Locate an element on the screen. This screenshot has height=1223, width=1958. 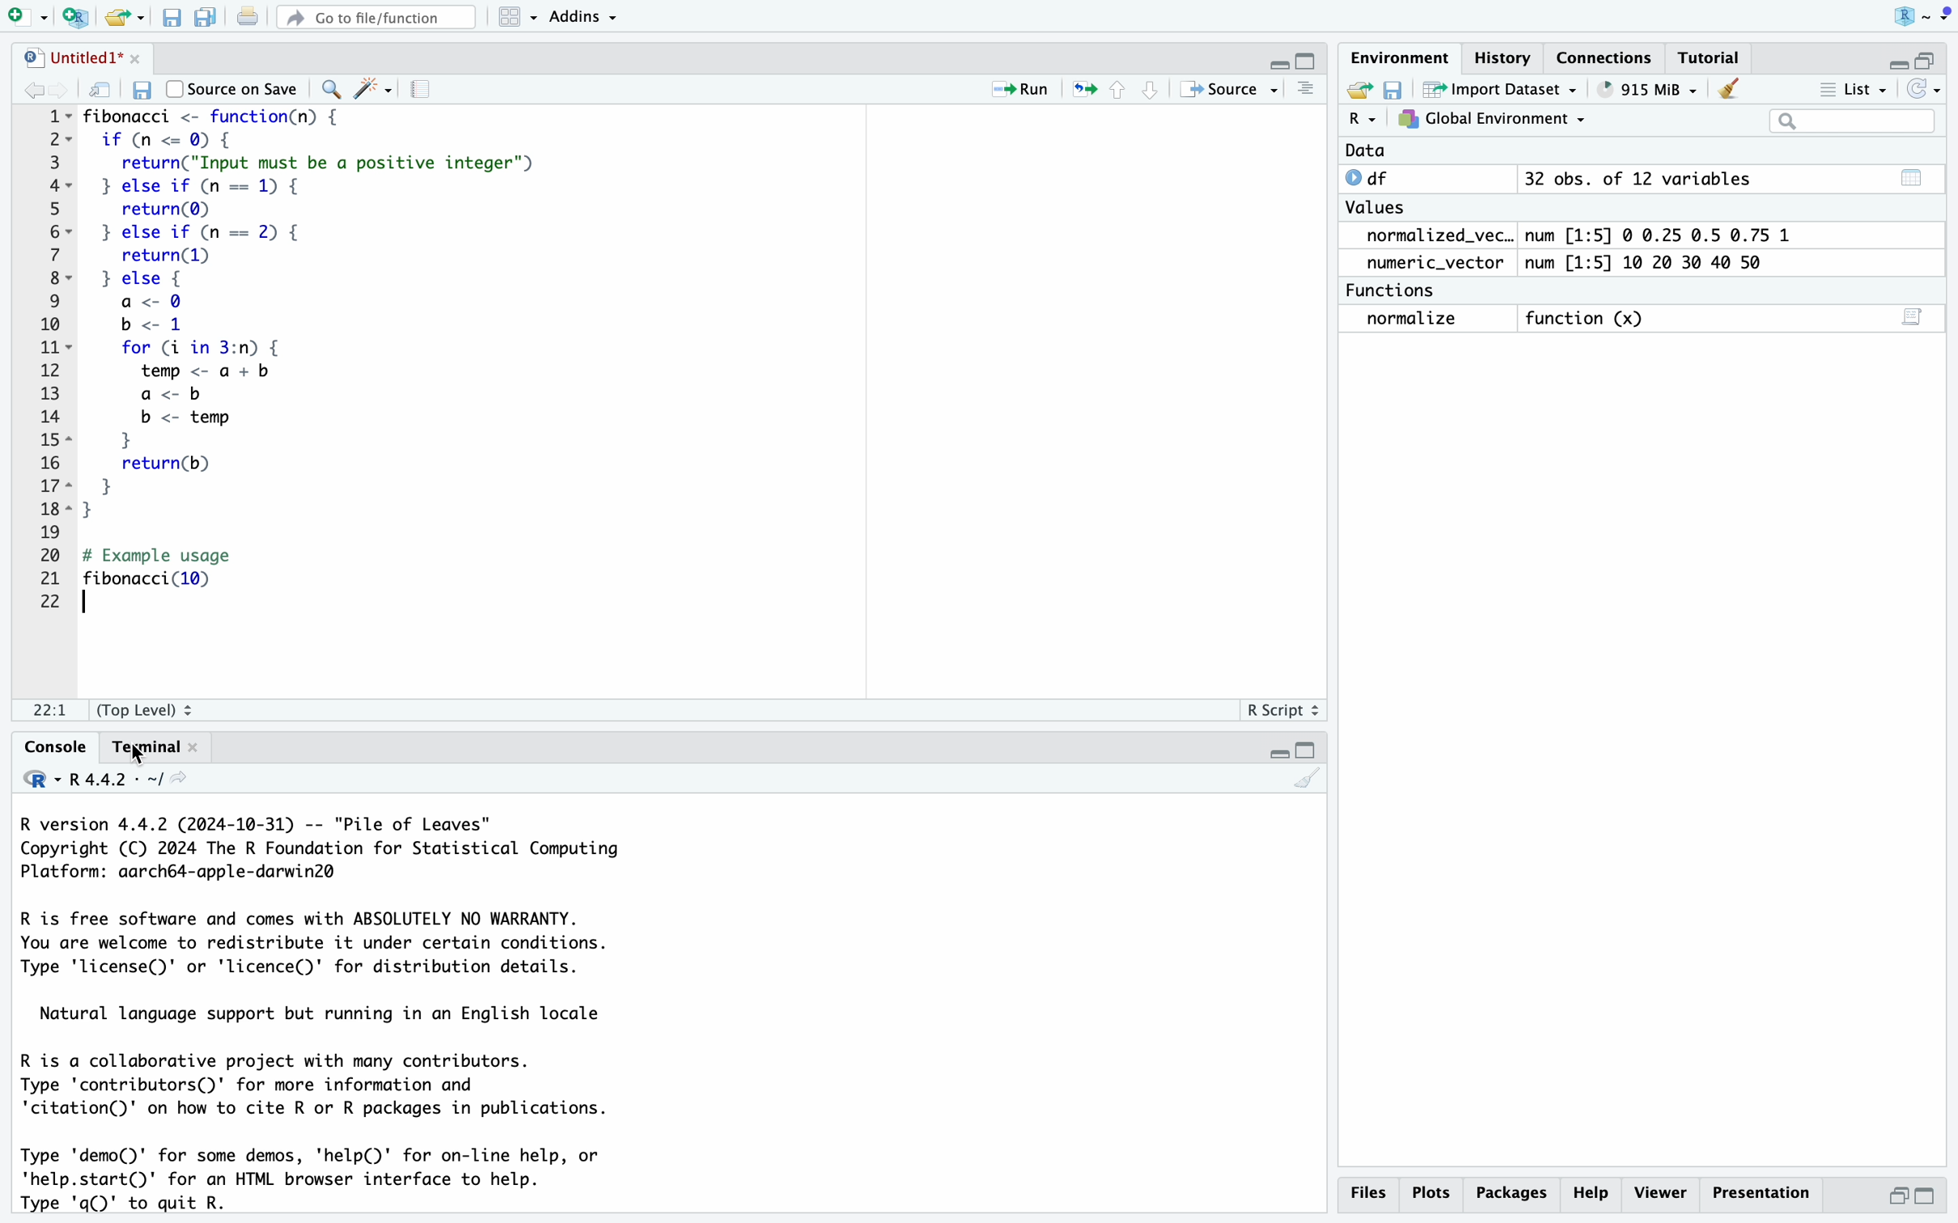
table is located at coordinates (1916, 176).